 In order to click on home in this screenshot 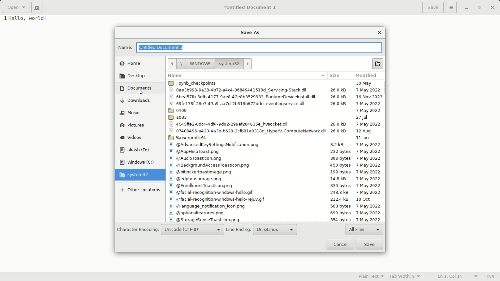, I will do `click(130, 63)`.